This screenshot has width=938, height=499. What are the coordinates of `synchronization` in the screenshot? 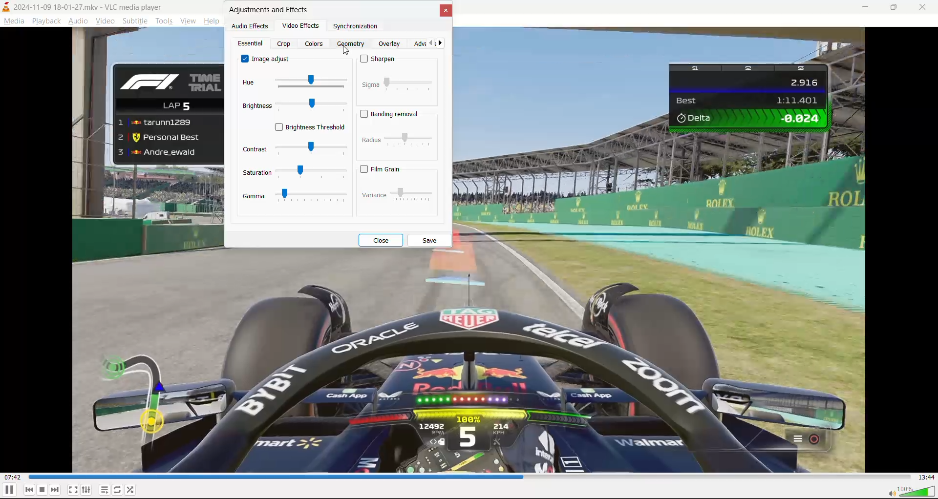 It's located at (358, 26).